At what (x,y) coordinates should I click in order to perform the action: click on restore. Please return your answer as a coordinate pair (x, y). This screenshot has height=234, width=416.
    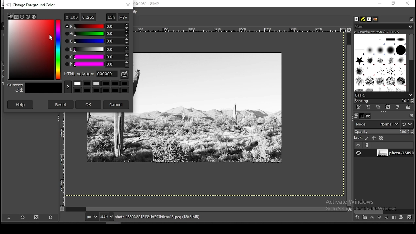
    Looking at the image, I should click on (394, 3).